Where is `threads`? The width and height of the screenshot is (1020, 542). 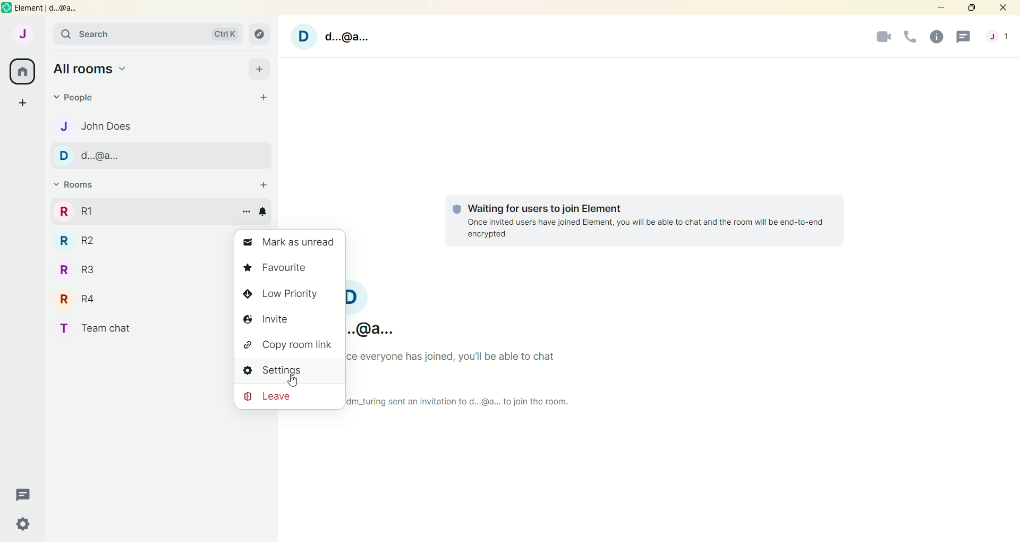 threads is located at coordinates (962, 38).